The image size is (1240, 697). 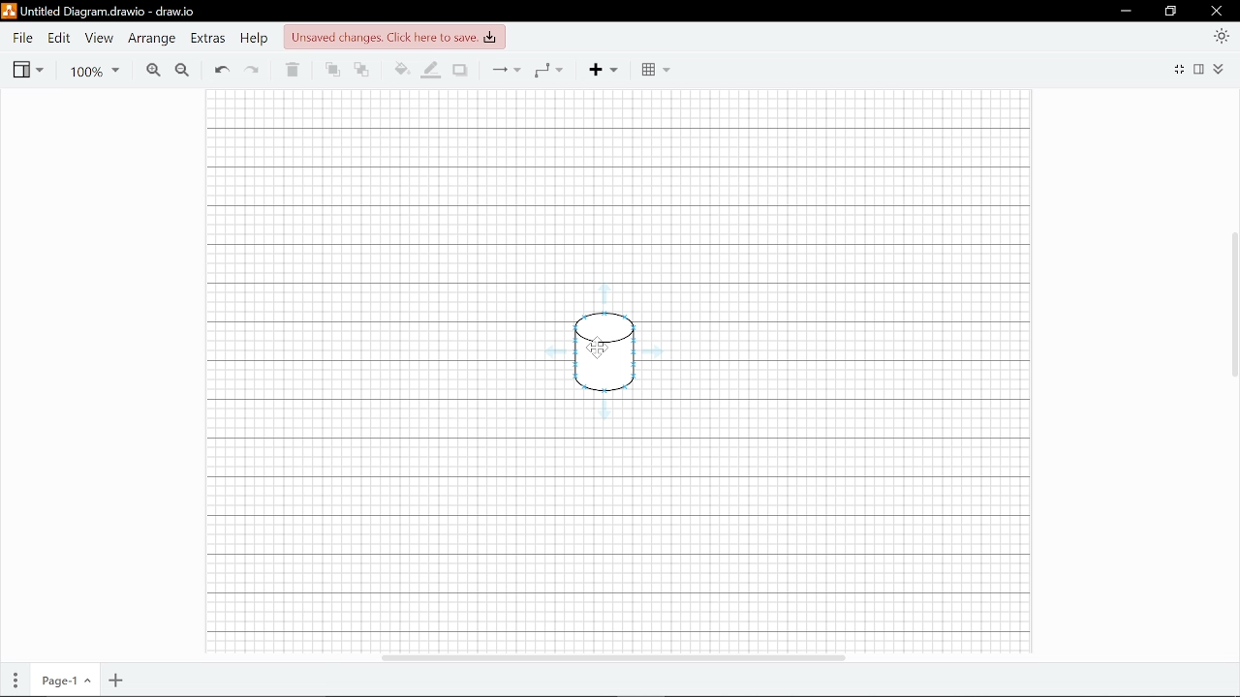 I want to click on vertical scrollbar, so click(x=1232, y=303).